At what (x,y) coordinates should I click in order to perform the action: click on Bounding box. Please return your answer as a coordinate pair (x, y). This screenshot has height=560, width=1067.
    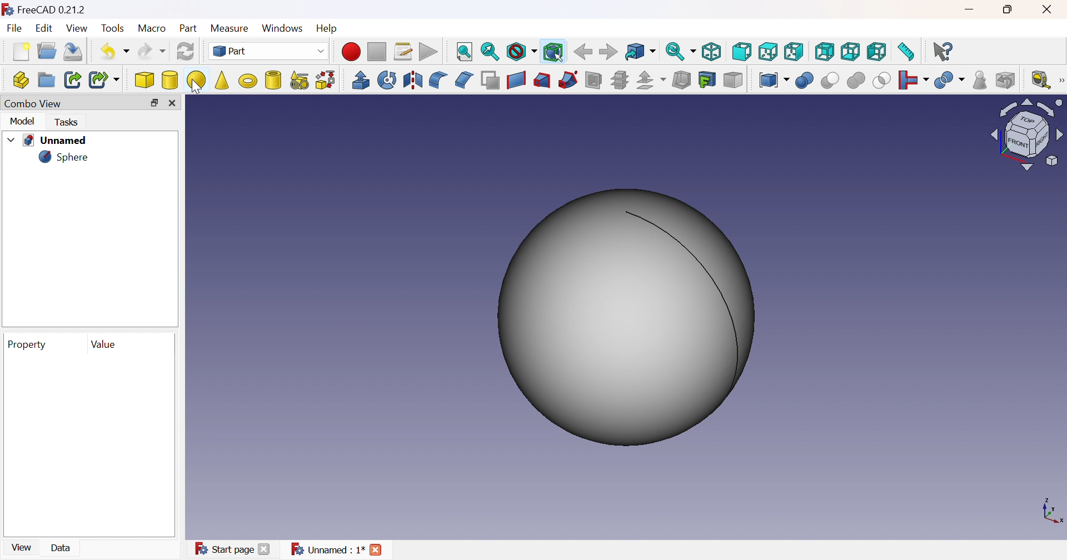
    Looking at the image, I should click on (554, 53).